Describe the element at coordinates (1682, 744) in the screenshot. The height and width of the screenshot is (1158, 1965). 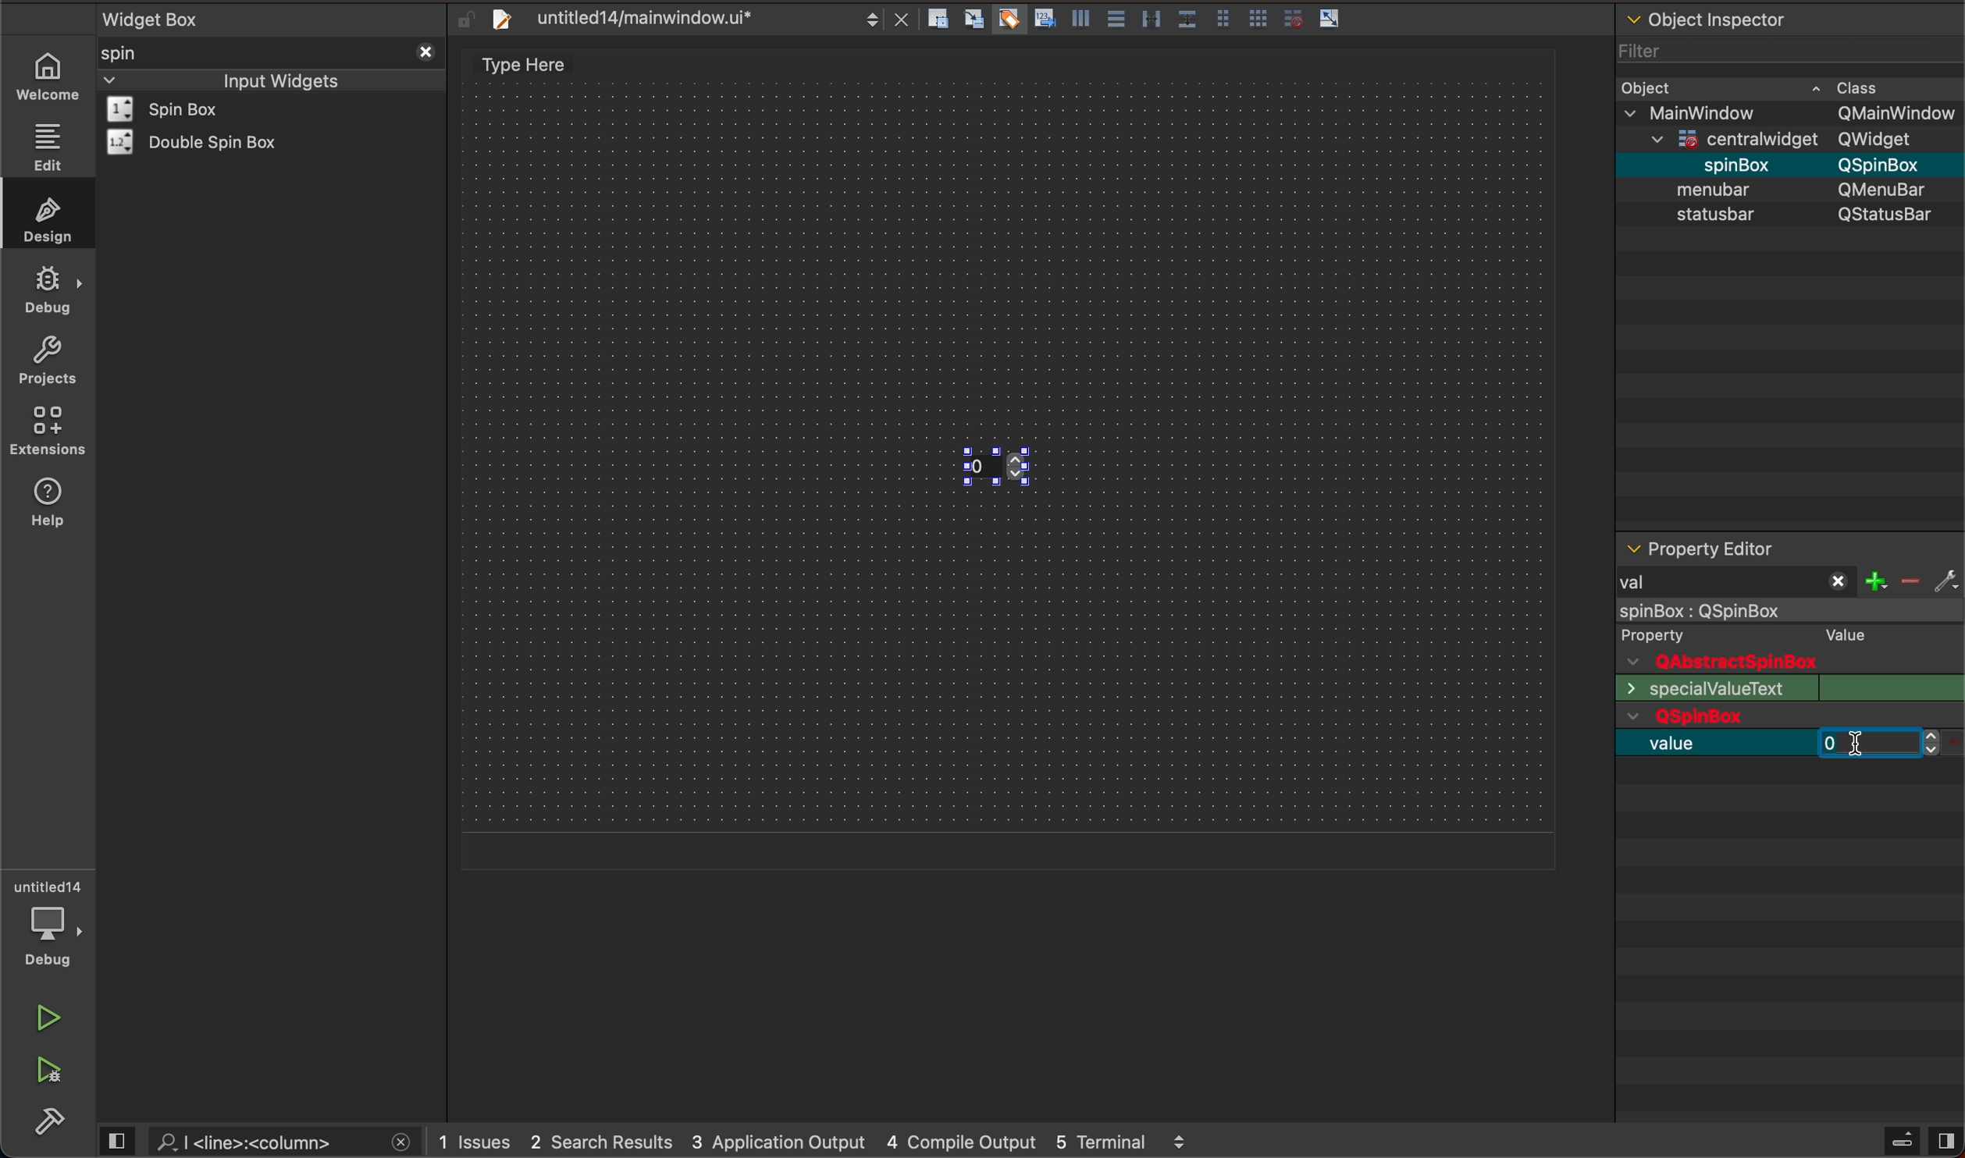
I see `value` at that location.